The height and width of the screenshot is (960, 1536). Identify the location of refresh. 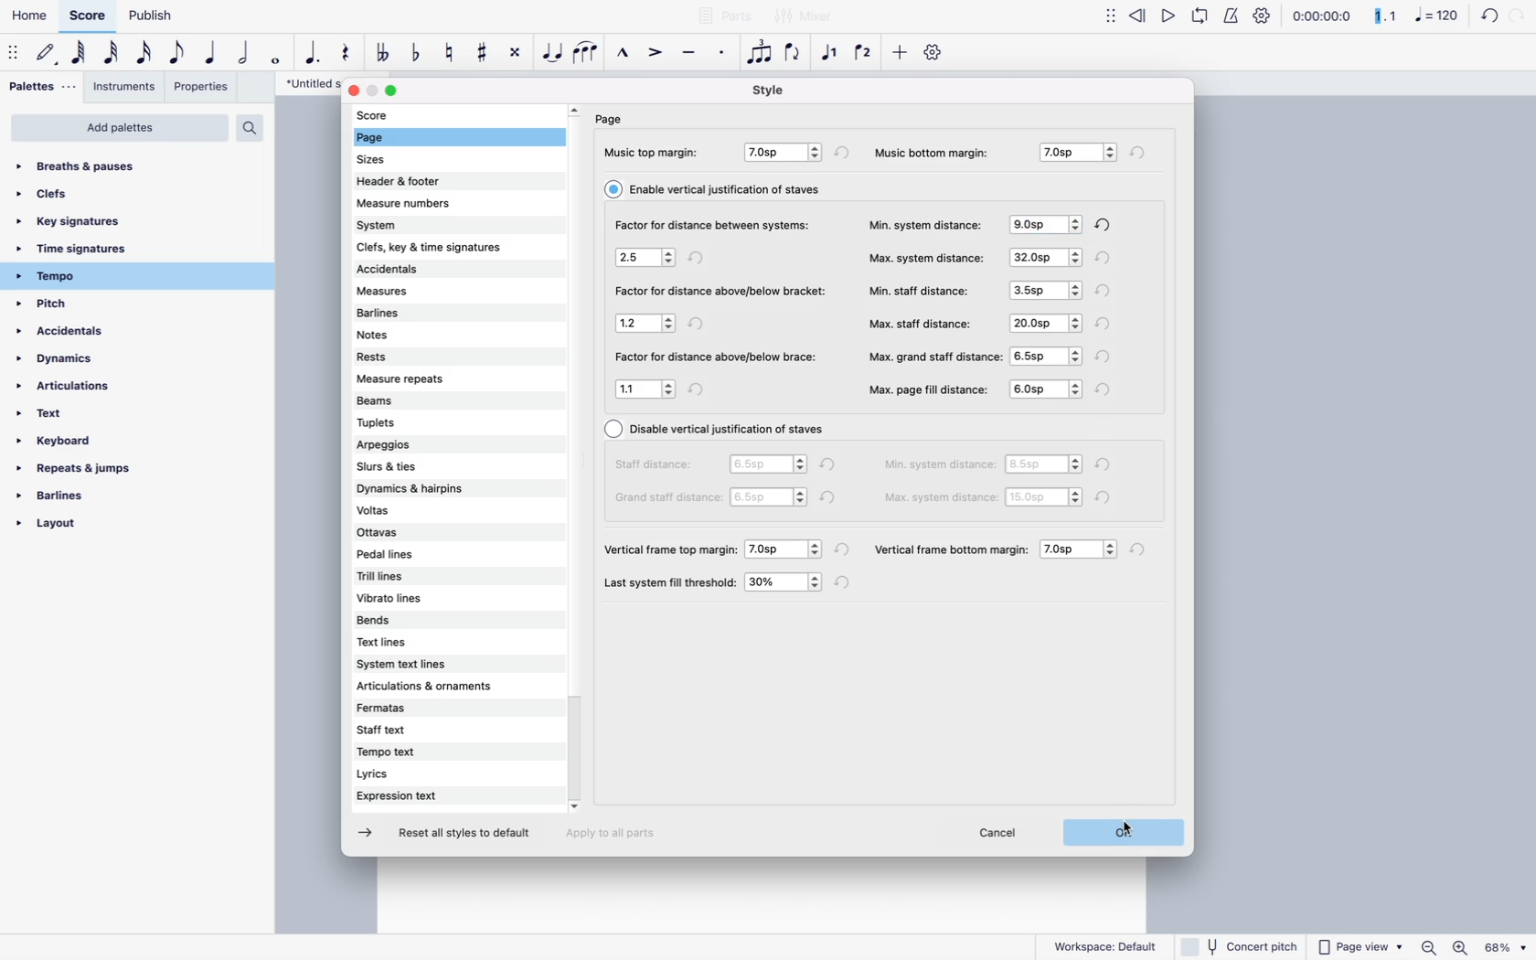
(1139, 152).